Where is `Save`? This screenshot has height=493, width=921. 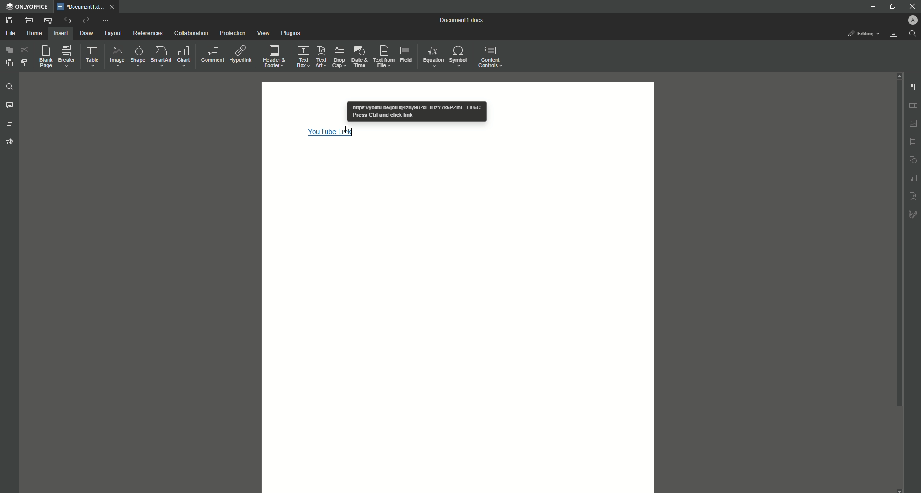
Save is located at coordinates (9, 20).